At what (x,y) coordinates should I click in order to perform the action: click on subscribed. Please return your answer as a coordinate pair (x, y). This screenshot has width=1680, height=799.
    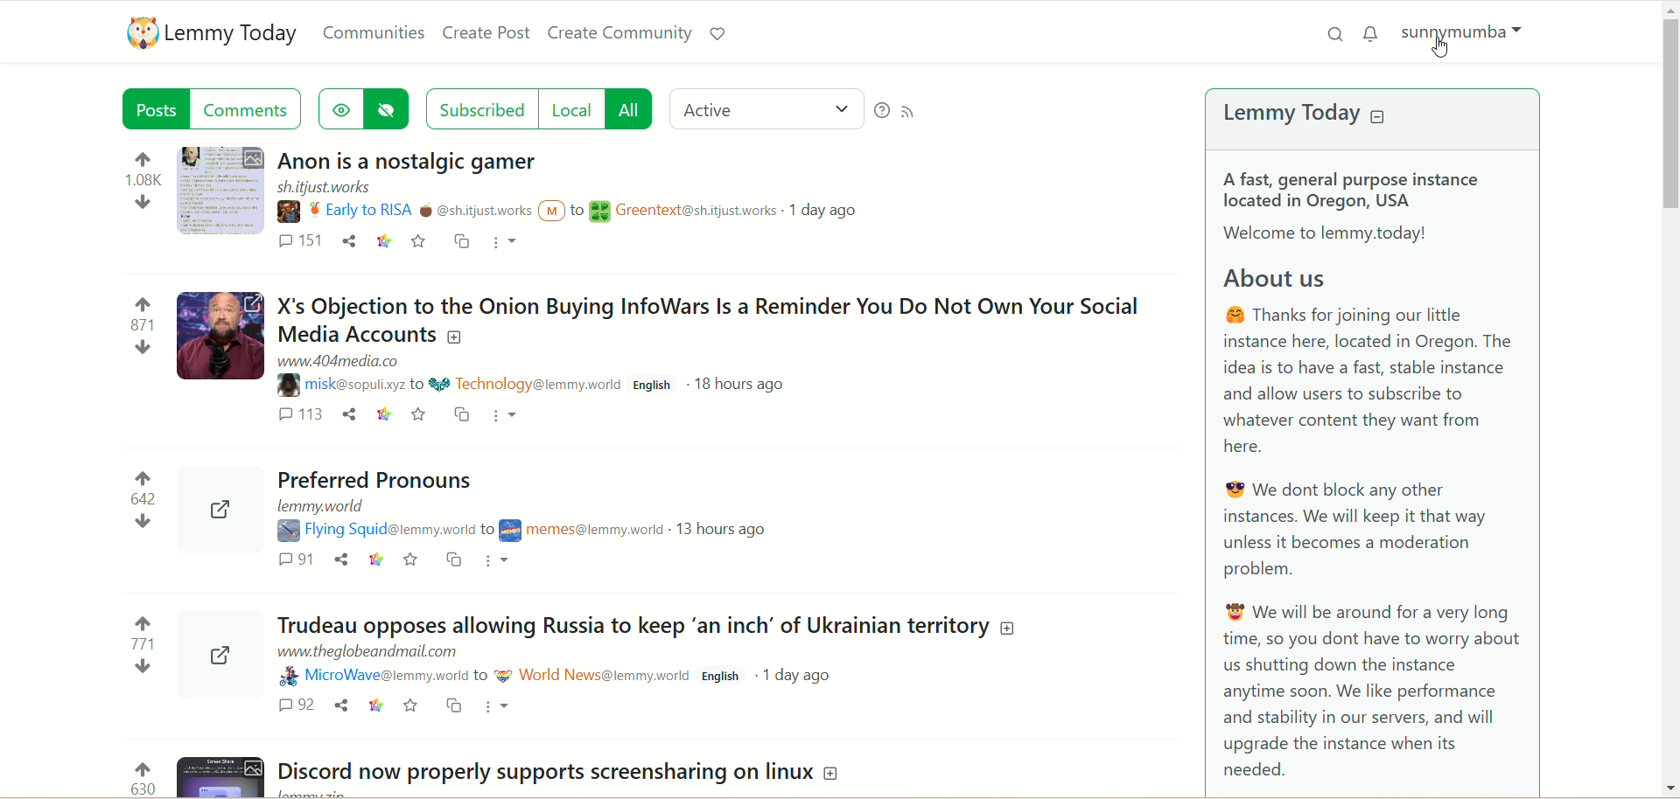
    Looking at the image, I should click on (477, 108).